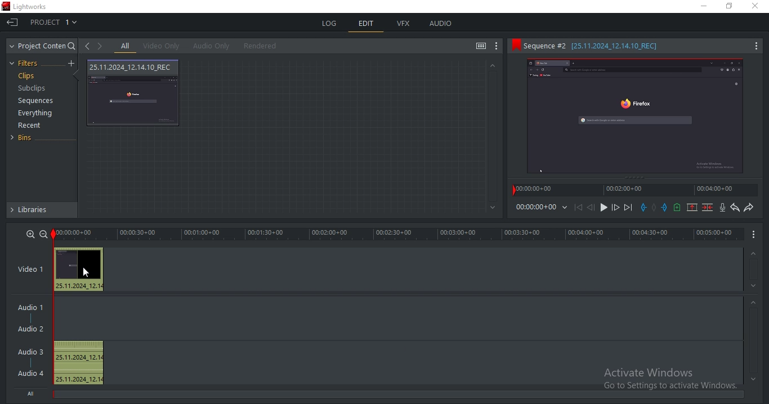 The height and width of the screenshot is (404, 769). I want to click on time, so click(543, 209).